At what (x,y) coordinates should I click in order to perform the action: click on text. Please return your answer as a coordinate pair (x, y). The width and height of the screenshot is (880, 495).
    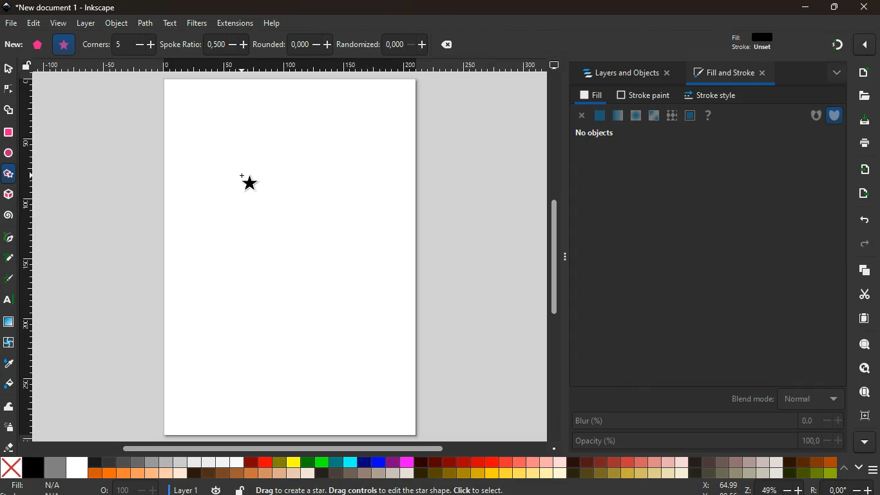
    Looking at the image, I should click on (171, 23).